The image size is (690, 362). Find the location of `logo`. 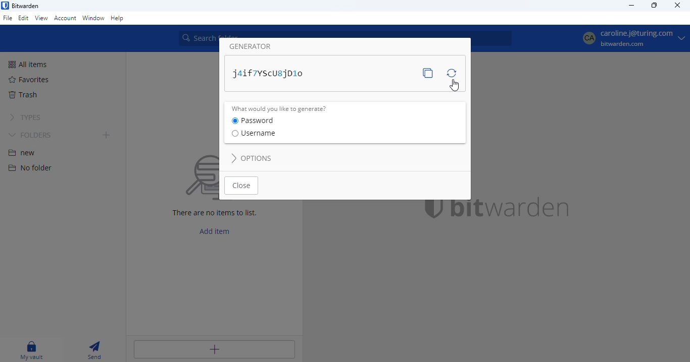

logo is located at coordinates (5, 5).